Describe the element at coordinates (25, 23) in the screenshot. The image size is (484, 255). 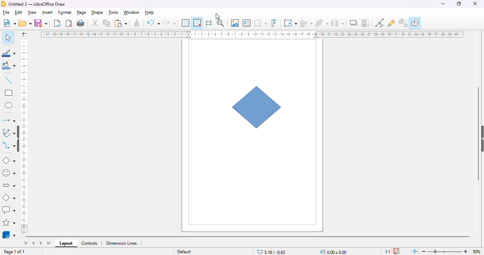
I see `open` at that location.